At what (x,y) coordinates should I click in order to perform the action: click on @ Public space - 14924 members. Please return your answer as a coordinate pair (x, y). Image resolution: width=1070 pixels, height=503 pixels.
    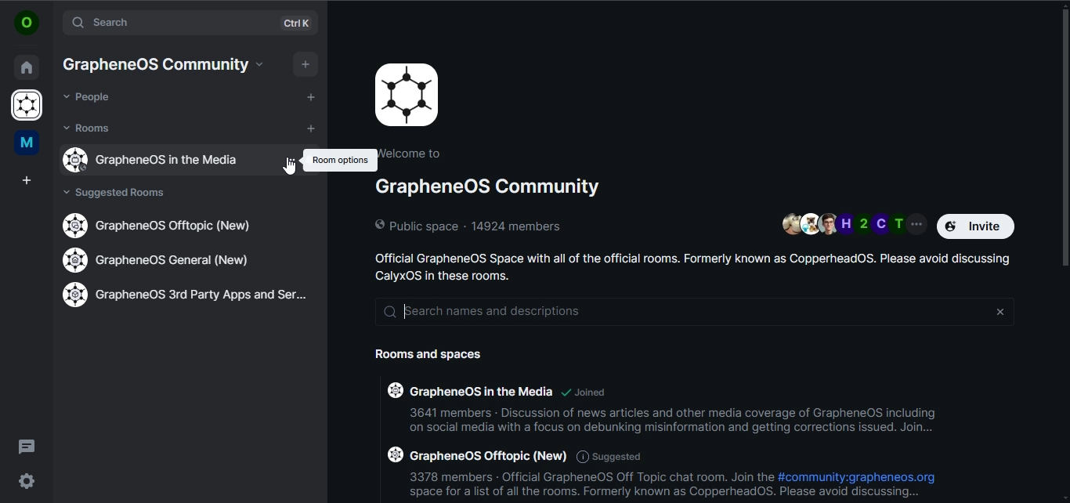
    Looking at the image, I should click on (472, 226).